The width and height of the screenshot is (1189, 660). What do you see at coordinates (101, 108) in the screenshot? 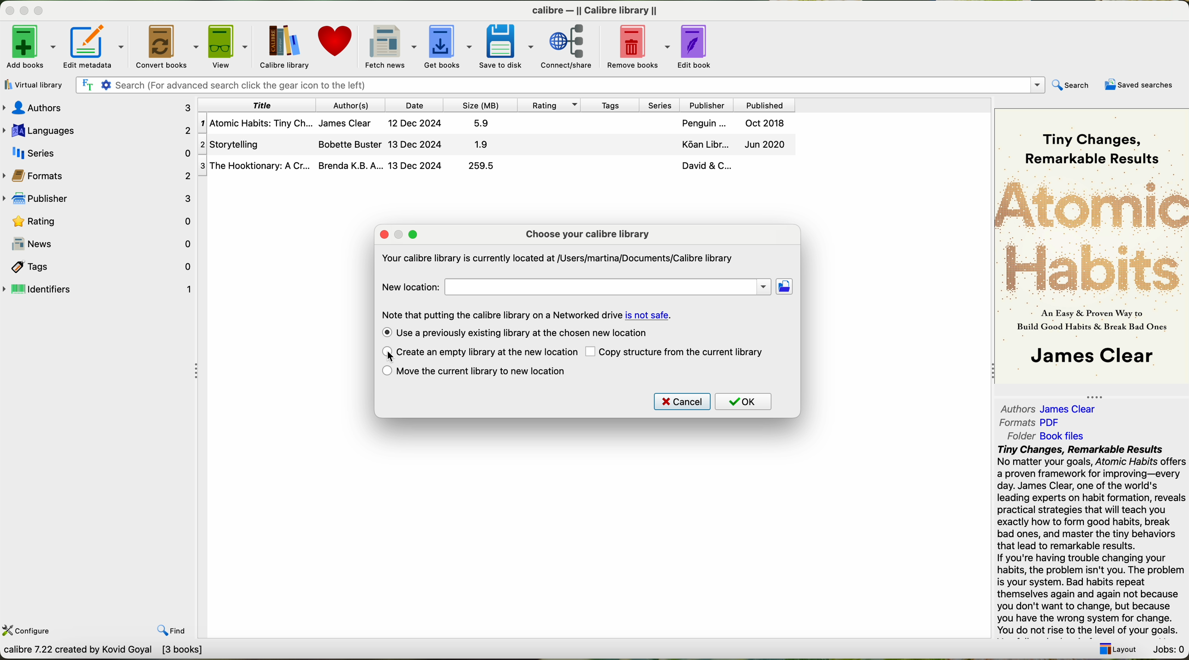
I see `authors` at bounding box center [101, 108].